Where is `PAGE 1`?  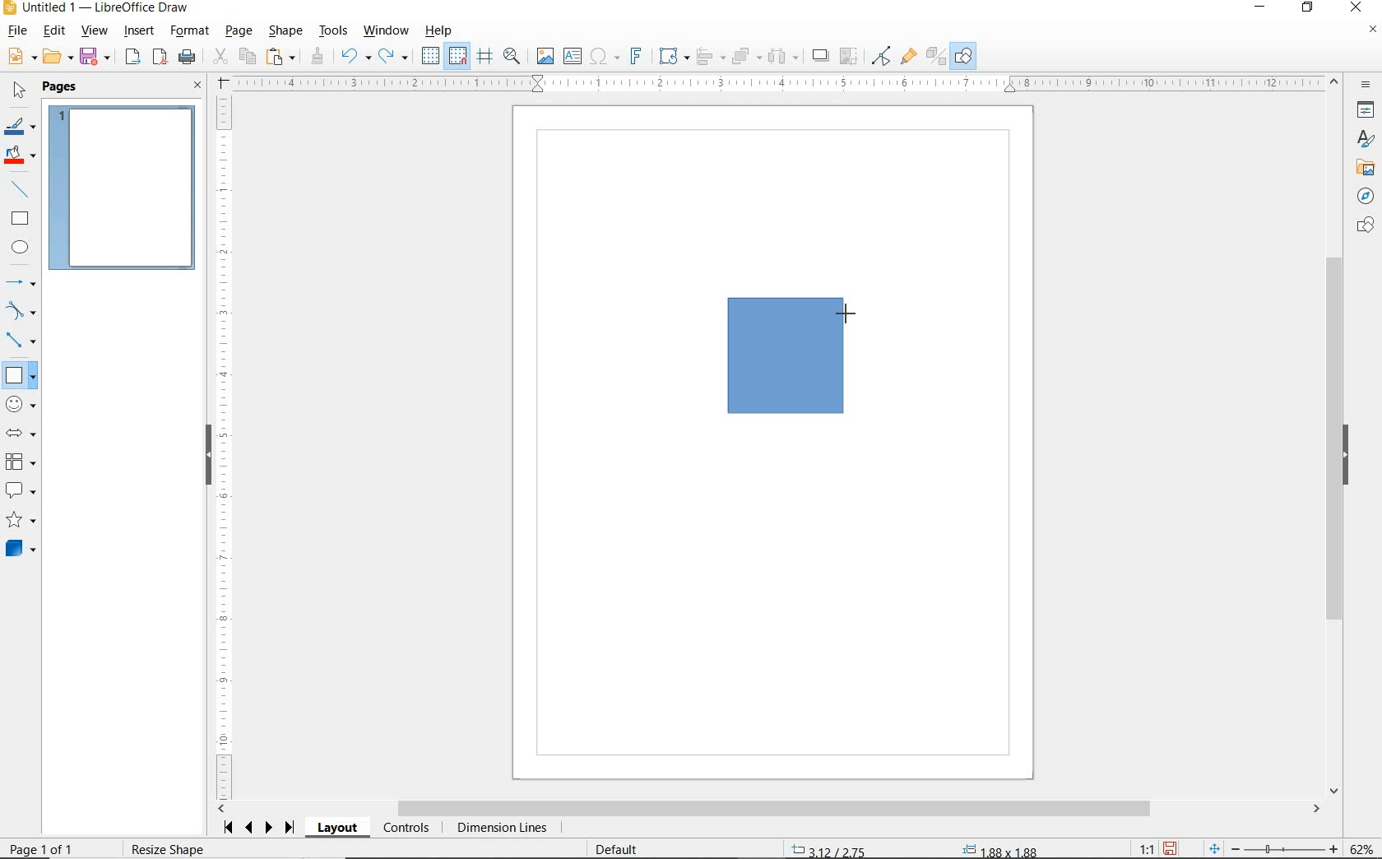 PAGE 1 is located at coordinates (123, 187).